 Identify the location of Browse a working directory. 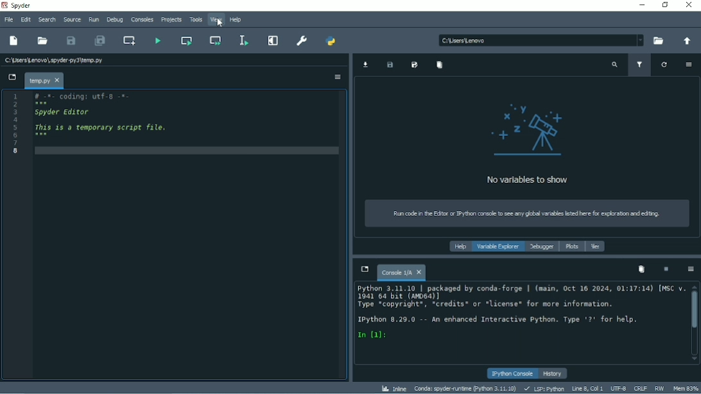
(656, 41).